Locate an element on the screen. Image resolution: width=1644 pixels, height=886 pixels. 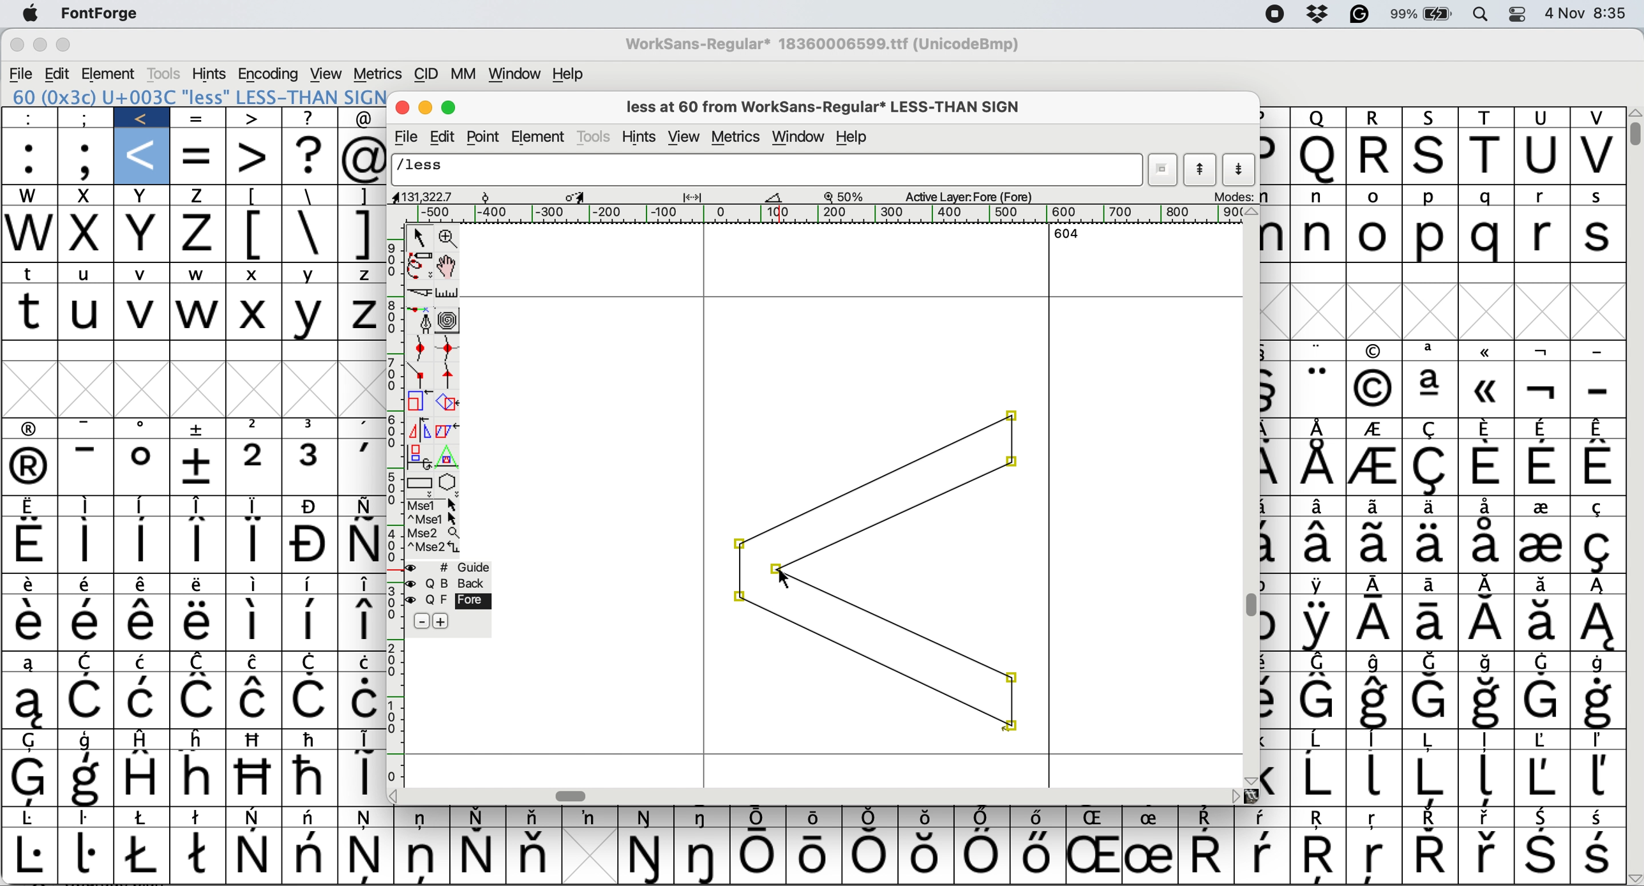
control center is located at coordinates (1521, 14).